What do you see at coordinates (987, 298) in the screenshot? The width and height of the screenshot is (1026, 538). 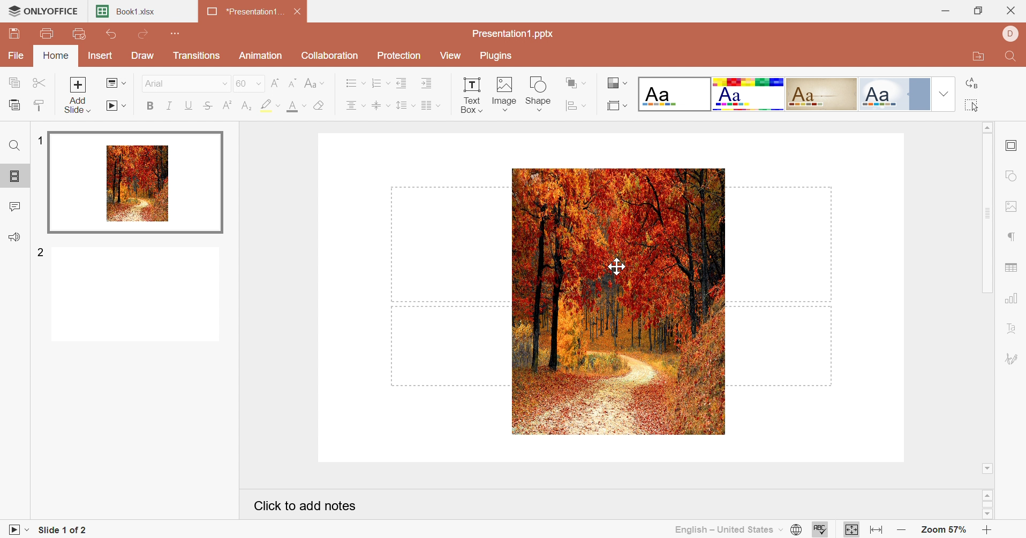 I see `Scroll Bar` at bounding box center [987, 298].